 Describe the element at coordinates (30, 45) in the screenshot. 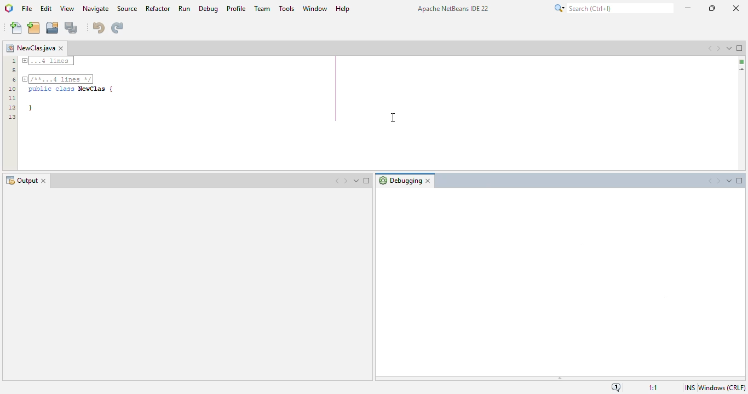

I see `NewClass.java` at that location.